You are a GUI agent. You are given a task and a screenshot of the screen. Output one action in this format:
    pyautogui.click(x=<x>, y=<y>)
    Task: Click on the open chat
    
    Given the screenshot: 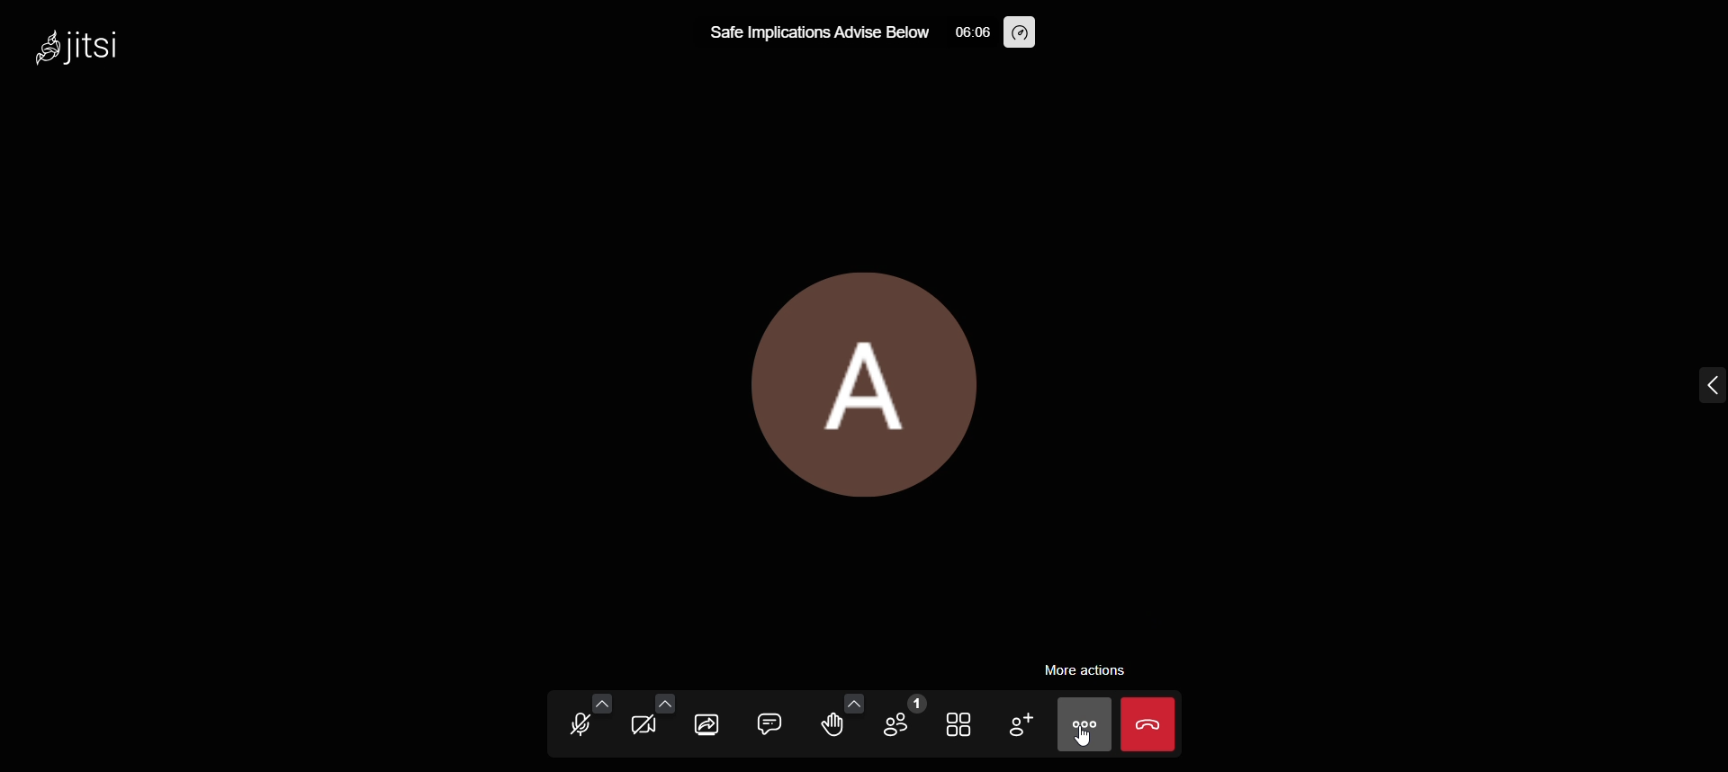 What is the action you would take?
    pyautogui.click(x=768, y=722)
    